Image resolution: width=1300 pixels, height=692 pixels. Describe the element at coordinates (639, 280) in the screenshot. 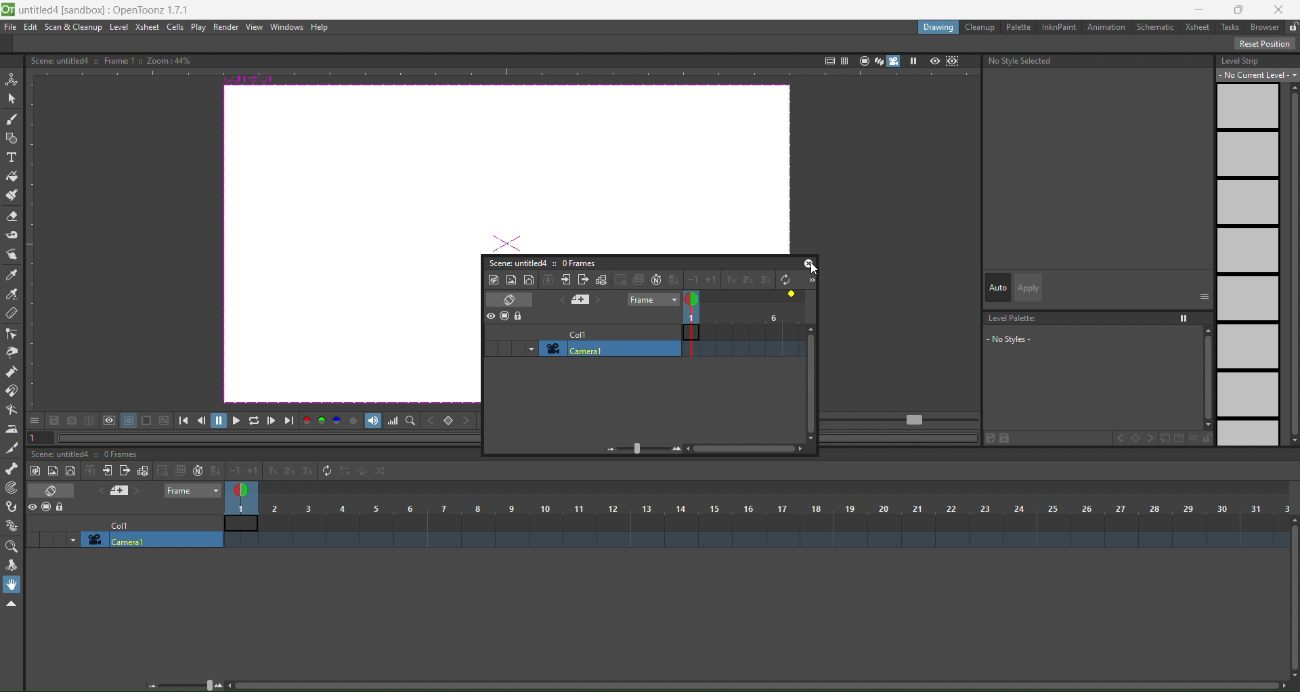

I see `` at that location.